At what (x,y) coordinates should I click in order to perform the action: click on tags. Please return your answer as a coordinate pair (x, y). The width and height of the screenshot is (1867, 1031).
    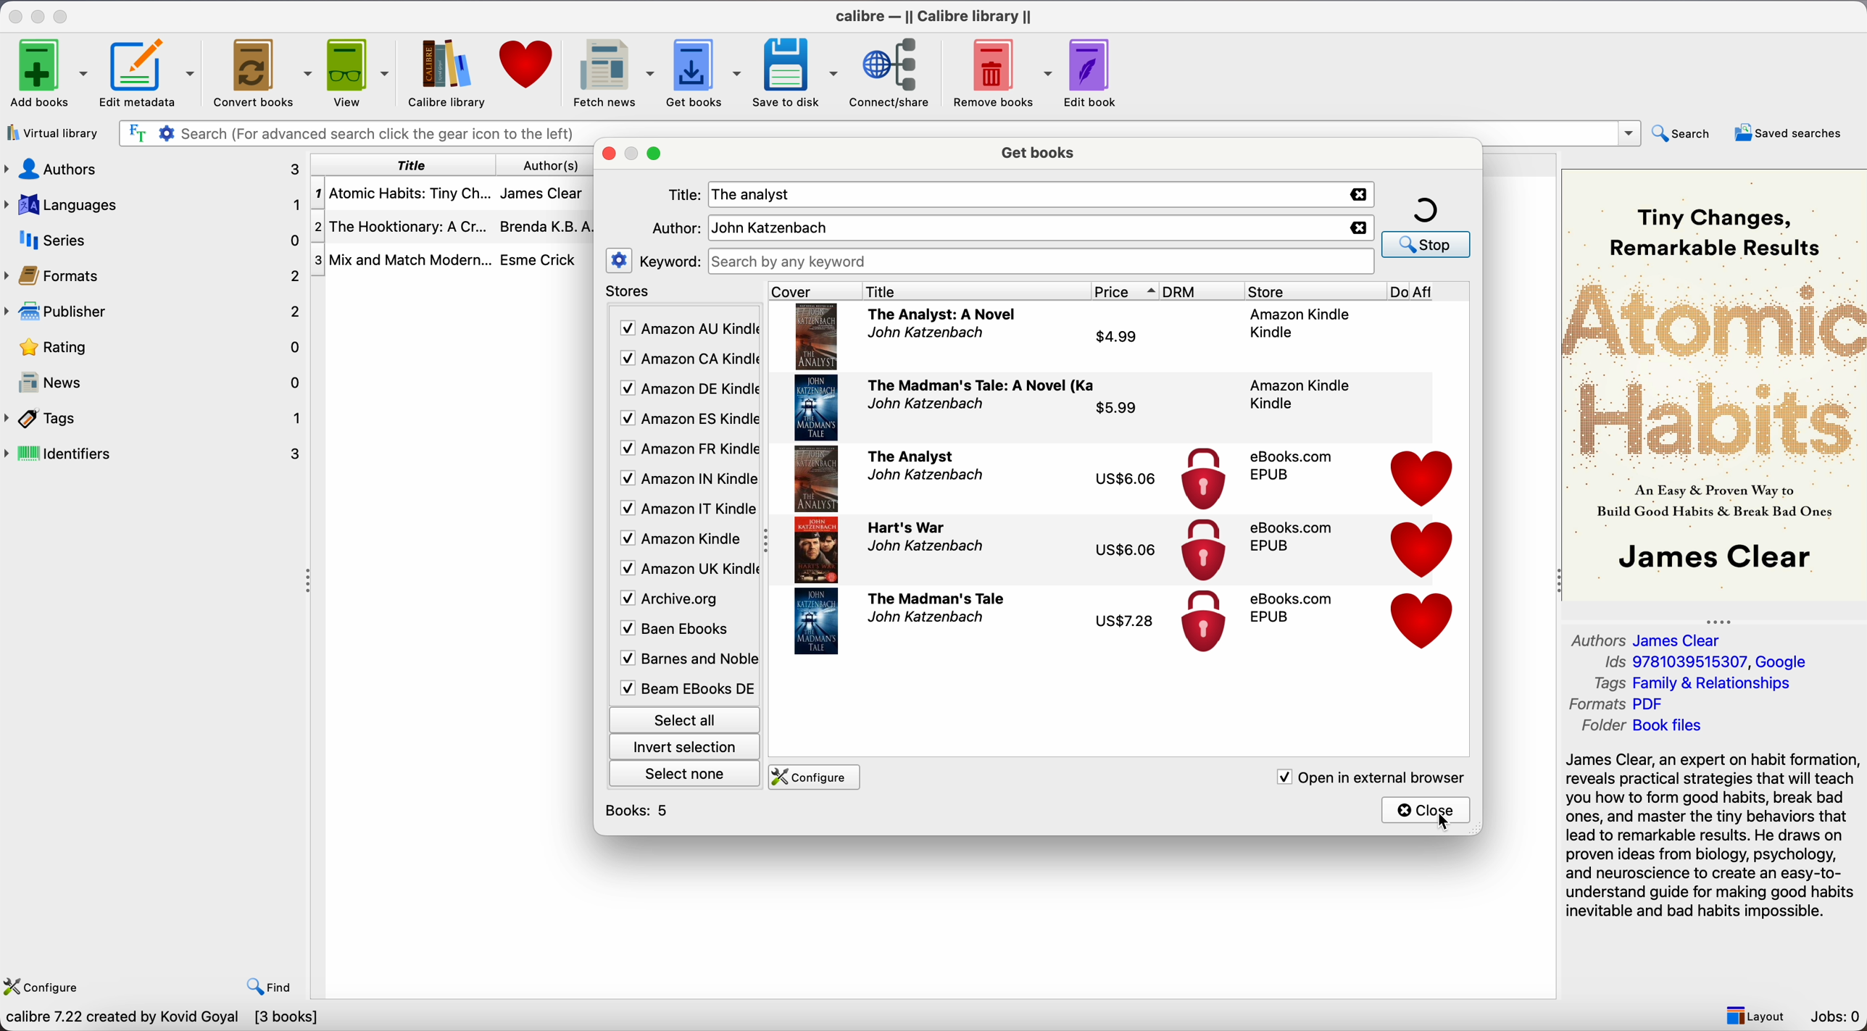
    Looking at the image, I should click on (155, 418).